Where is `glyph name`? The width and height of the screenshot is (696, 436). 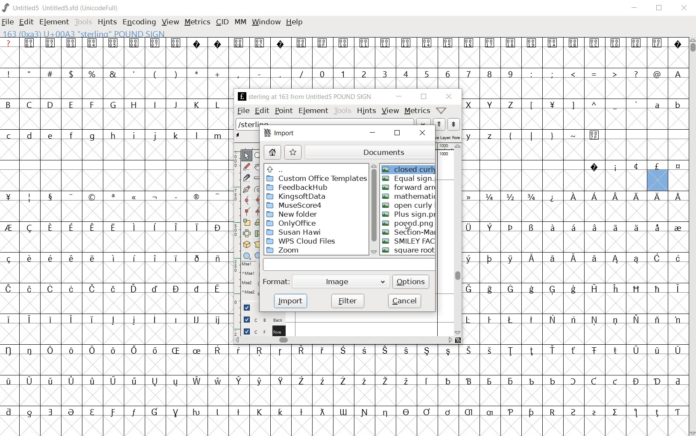
glyph name is located at coordinates (304, 96).